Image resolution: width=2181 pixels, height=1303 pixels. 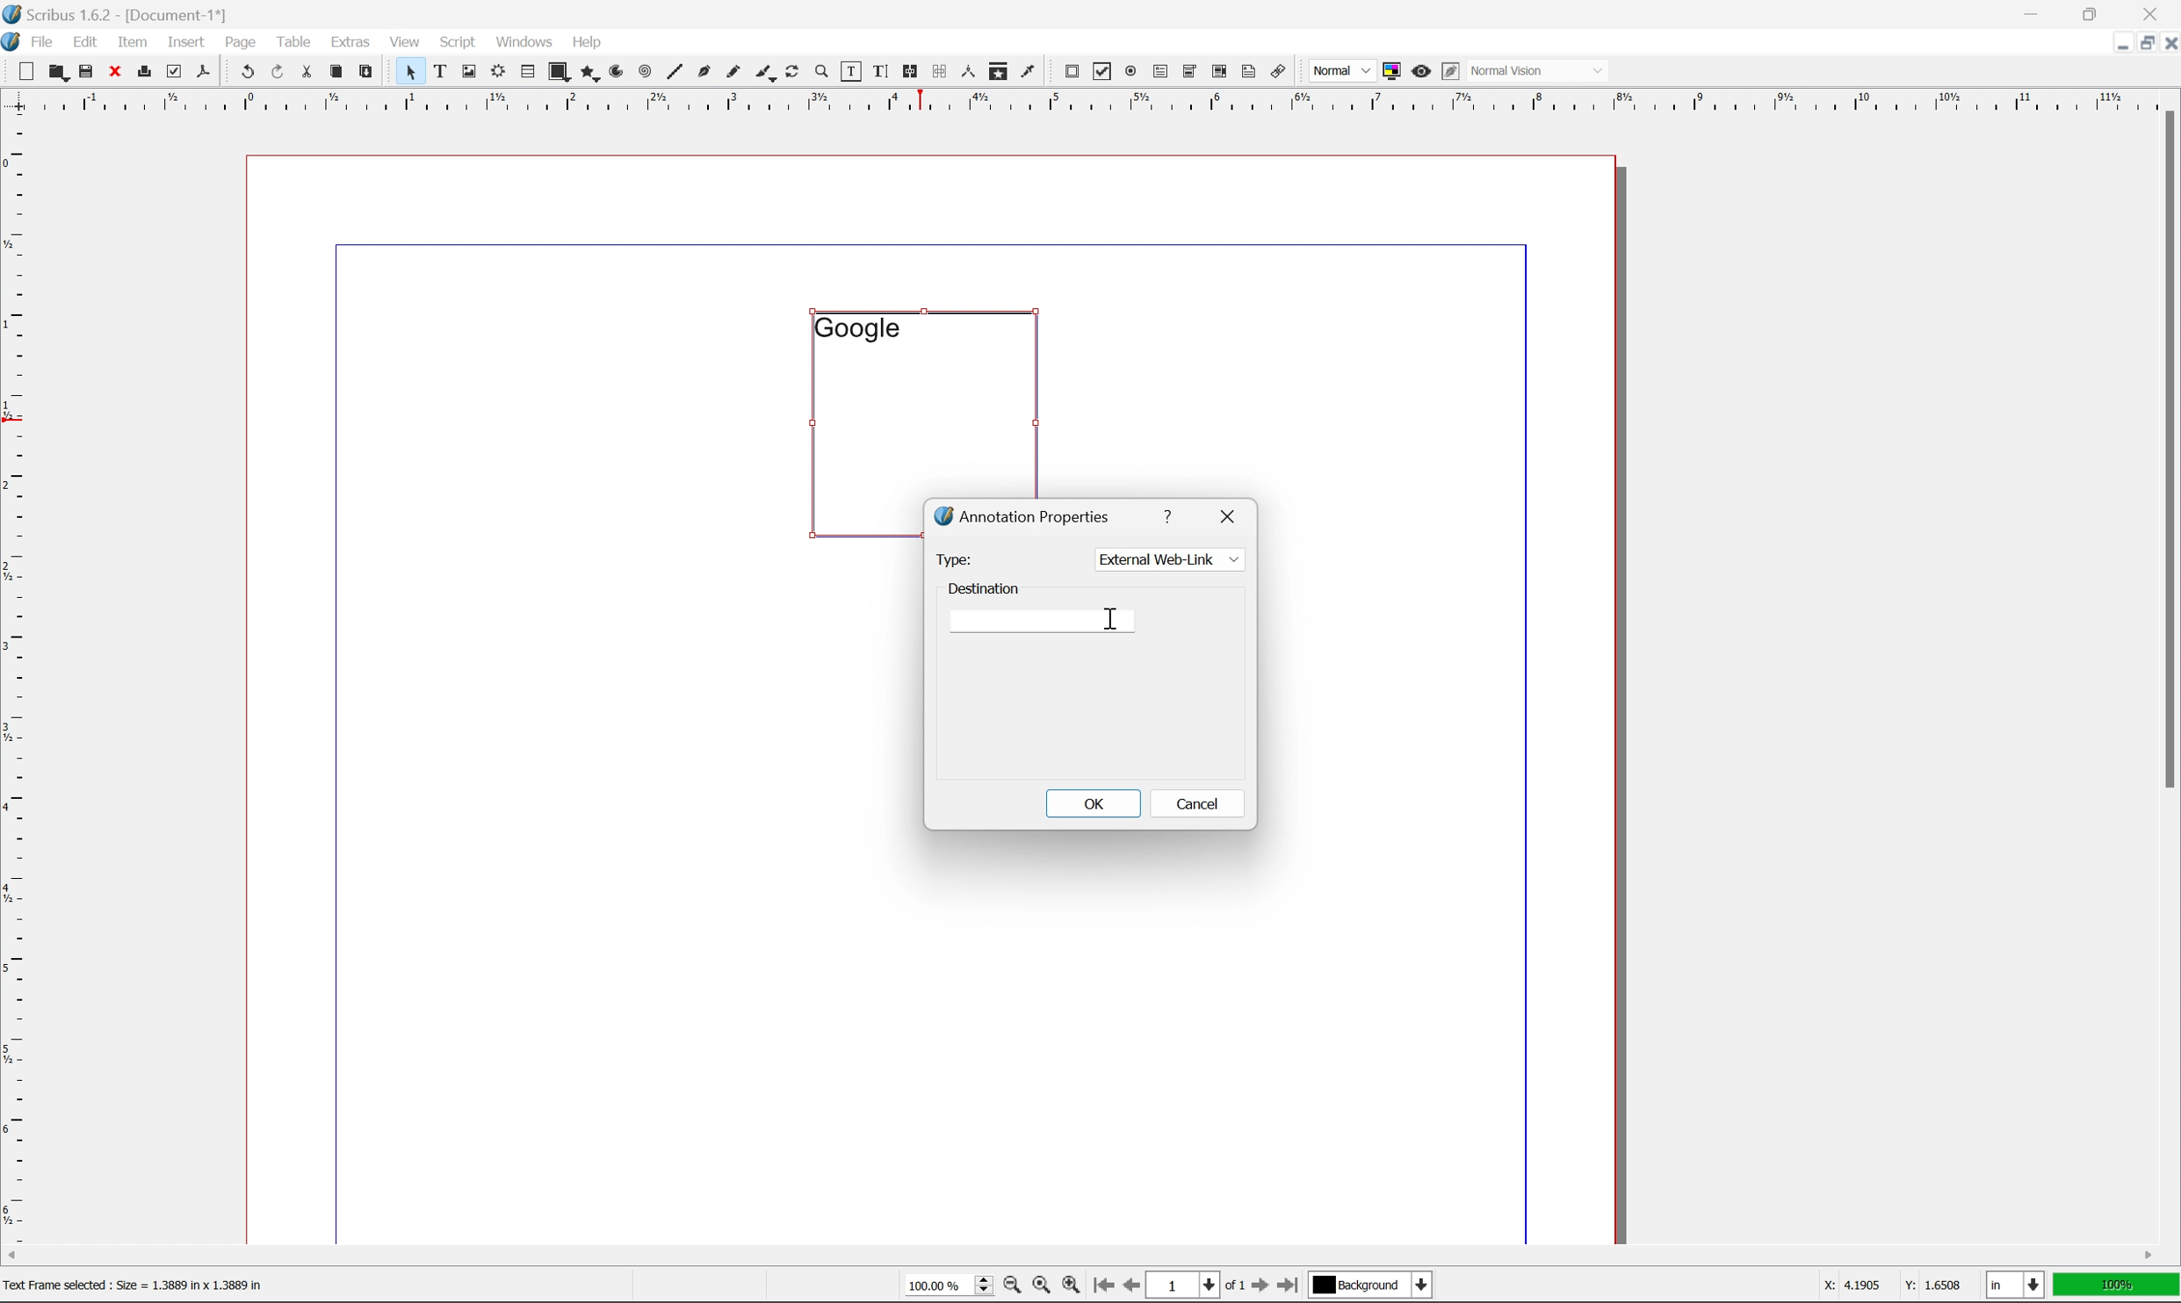 I want to click on open, so click(x=56, y=73).